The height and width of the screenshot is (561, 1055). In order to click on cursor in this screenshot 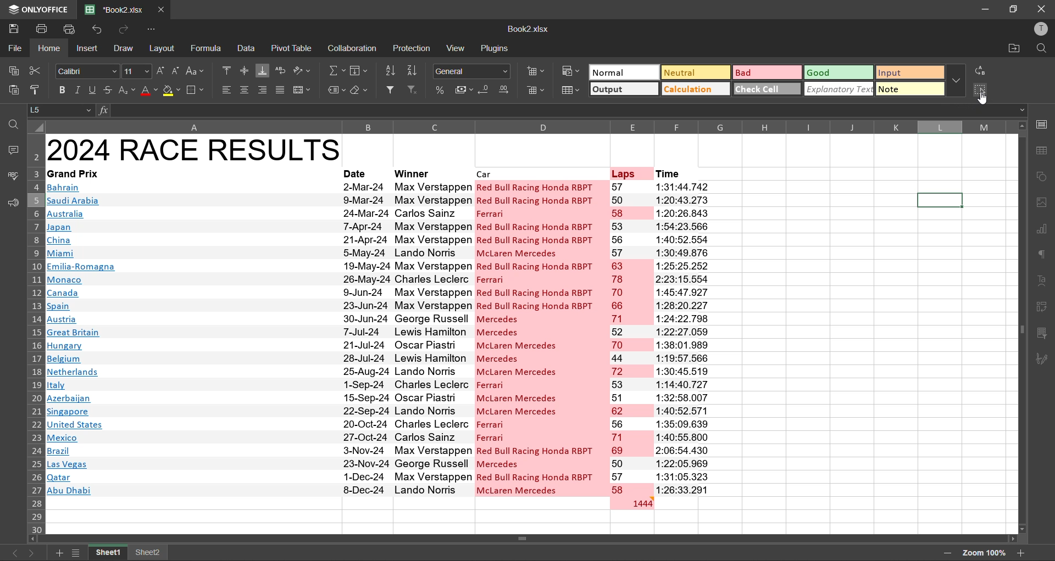, I will do `click(984, 99)`.